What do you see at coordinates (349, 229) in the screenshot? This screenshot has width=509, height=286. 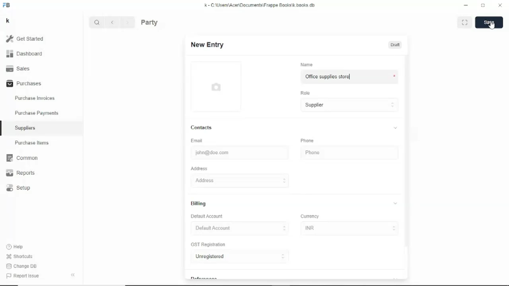 I see `INR` at bounding box center [349, 229].